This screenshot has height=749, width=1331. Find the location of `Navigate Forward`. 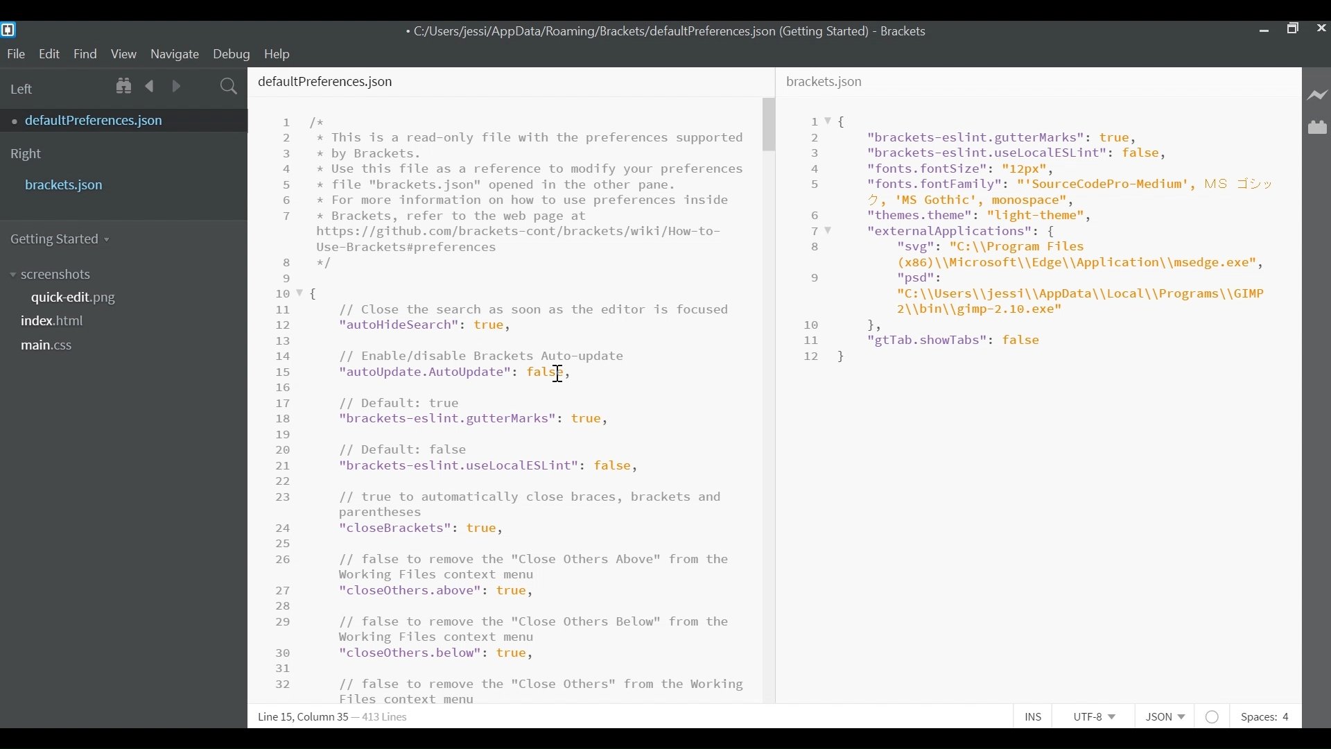

Navigate Forward is located at coordinates (176, 84).